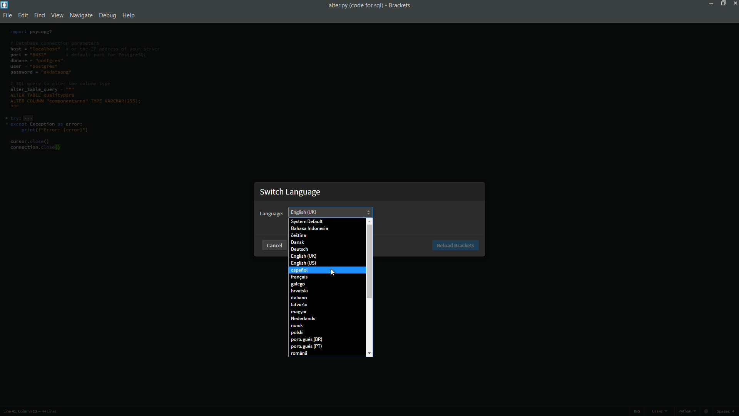  Describe the element at coordinates (370, 221) in the screenshot. I see `scroll up` at that location.